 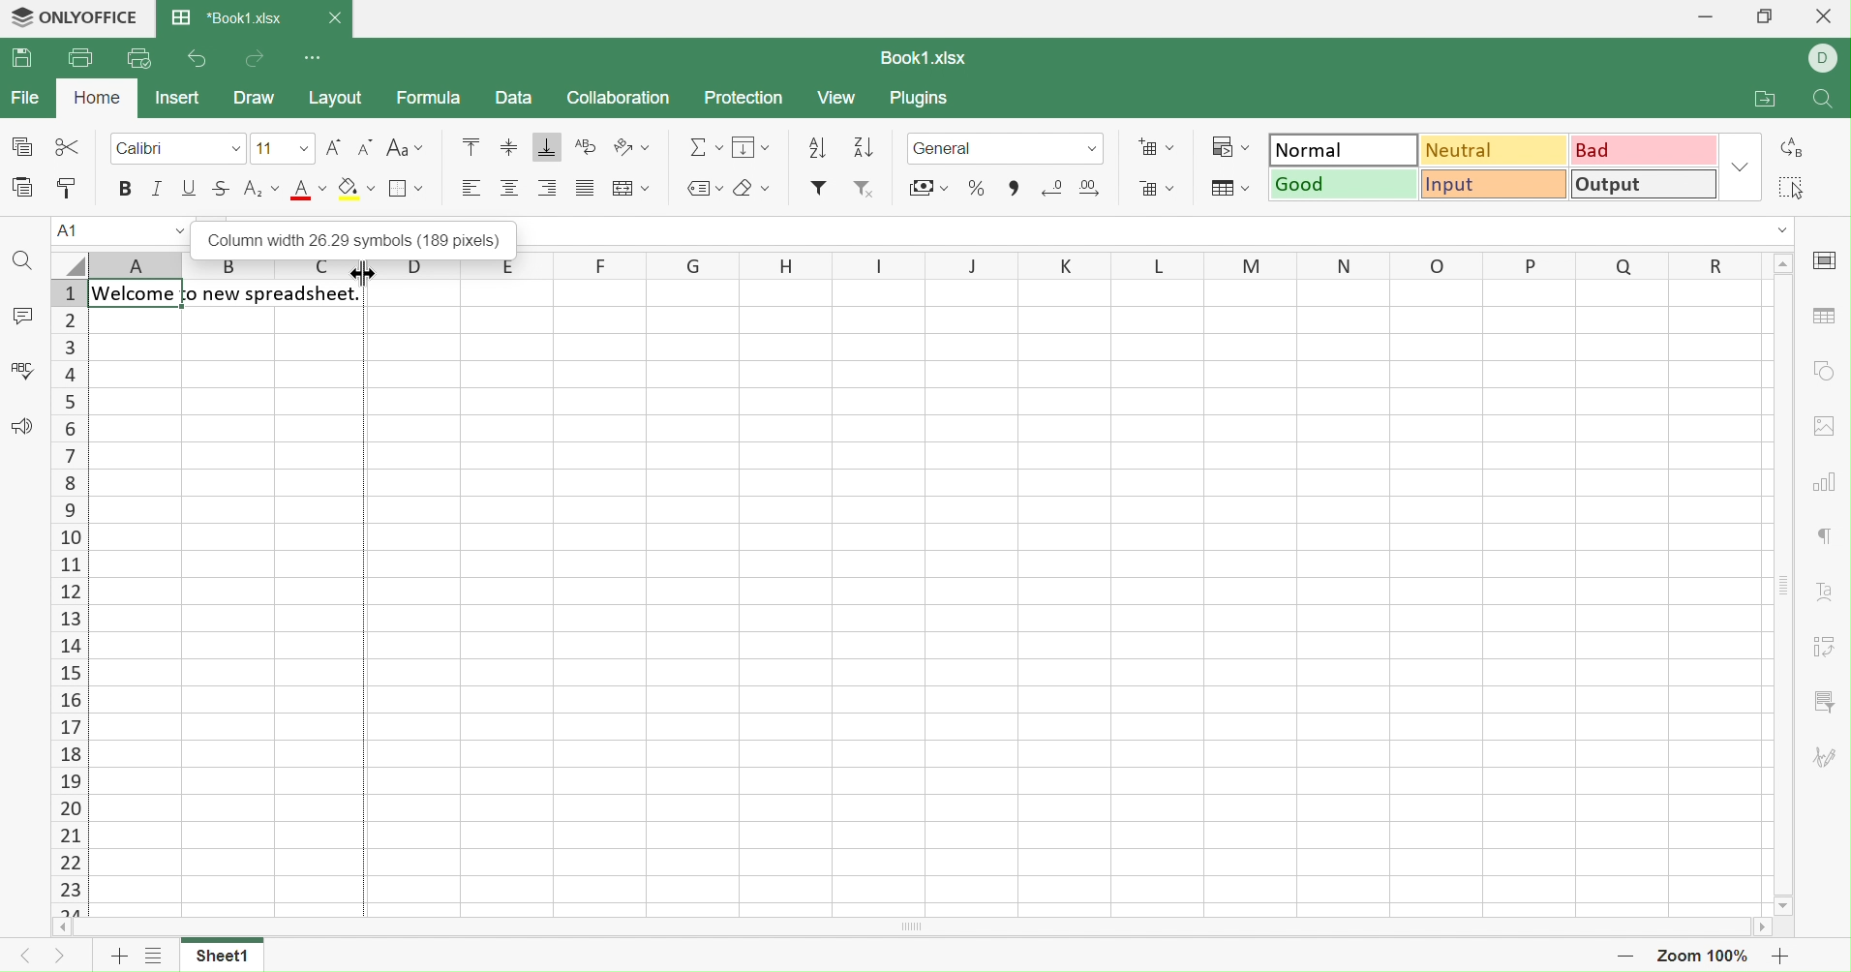 I want to click on File, so click(x=29, y=96).